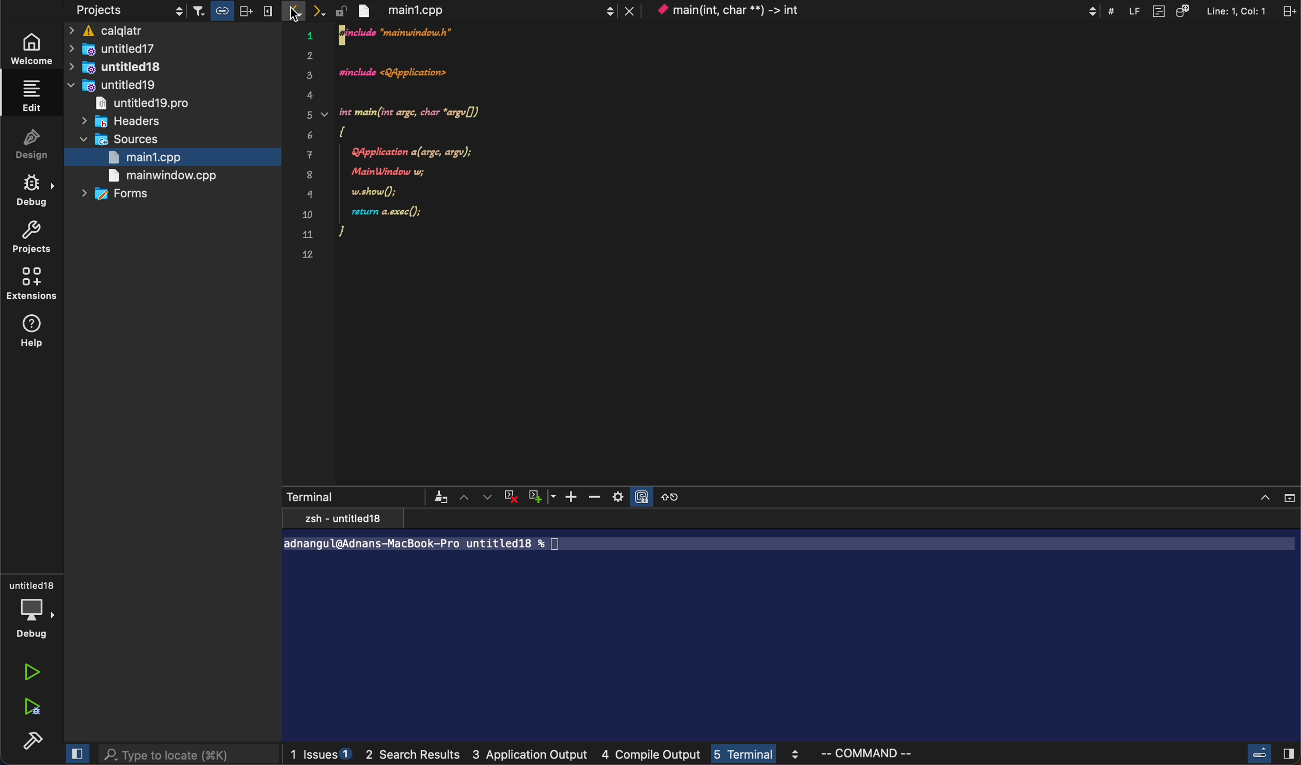 The height and width of the screenshot is (765, 1301). What do you see at coordinates (174, 31) in the screenshot?
I see `calqlatr` at bounding box center [174, 31].